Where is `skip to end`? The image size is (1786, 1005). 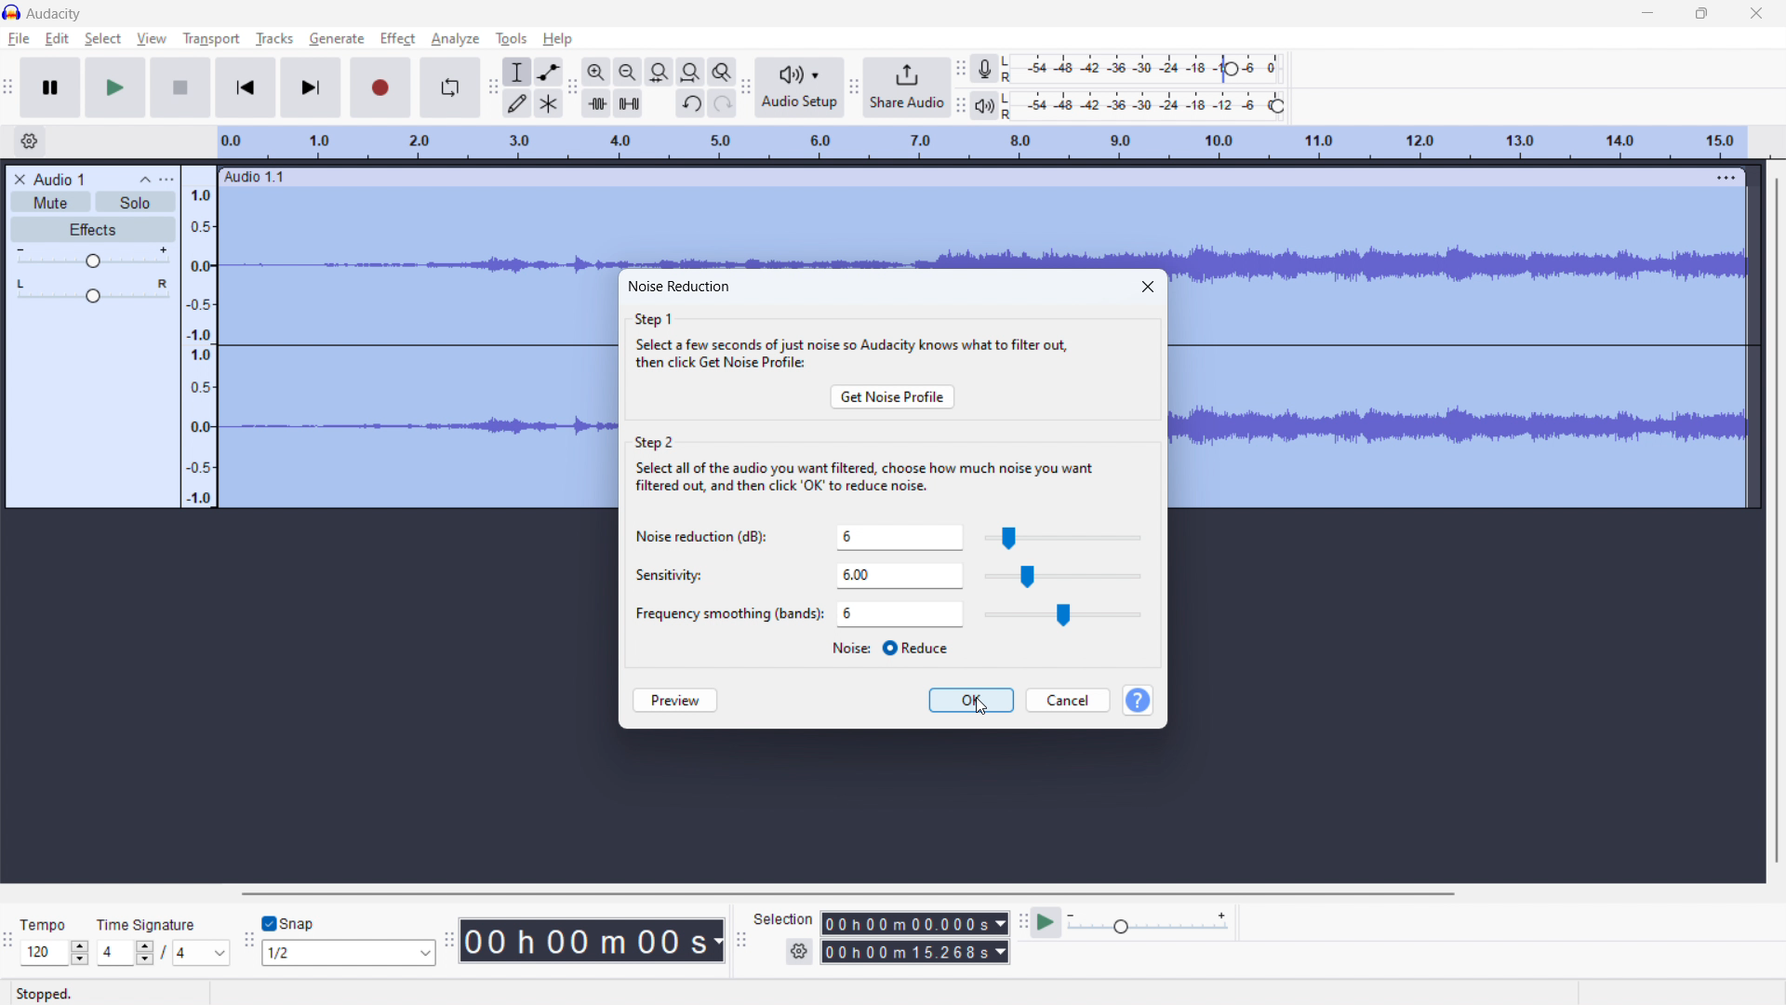 skip to end is located at coordinates (311, 87).